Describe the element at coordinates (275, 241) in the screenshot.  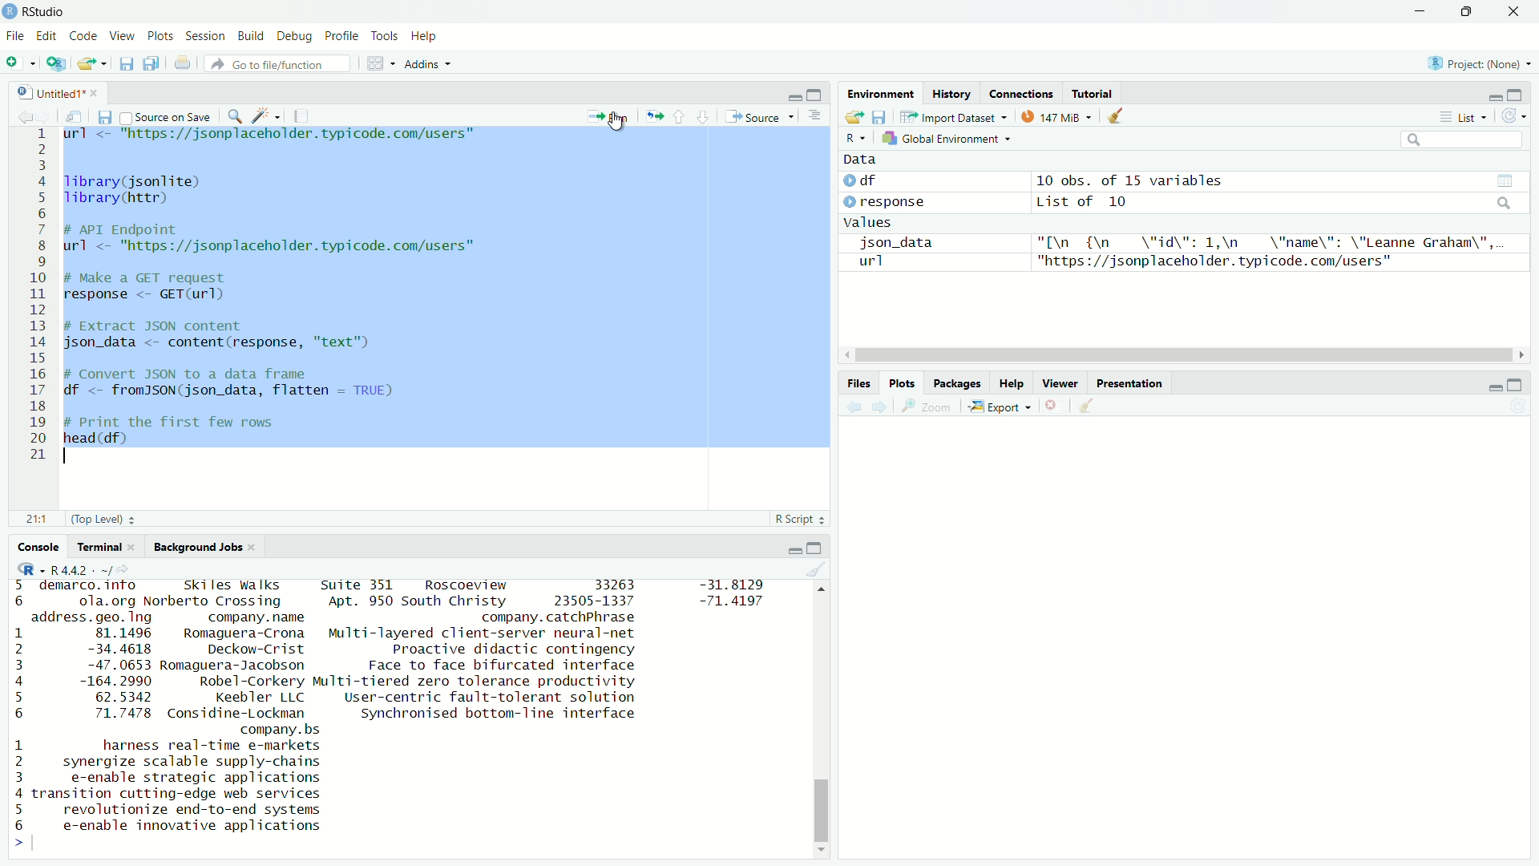
I see `# API Endpoint
url <- "https://jsonplaceholder. typicode.com/users"` at that location.